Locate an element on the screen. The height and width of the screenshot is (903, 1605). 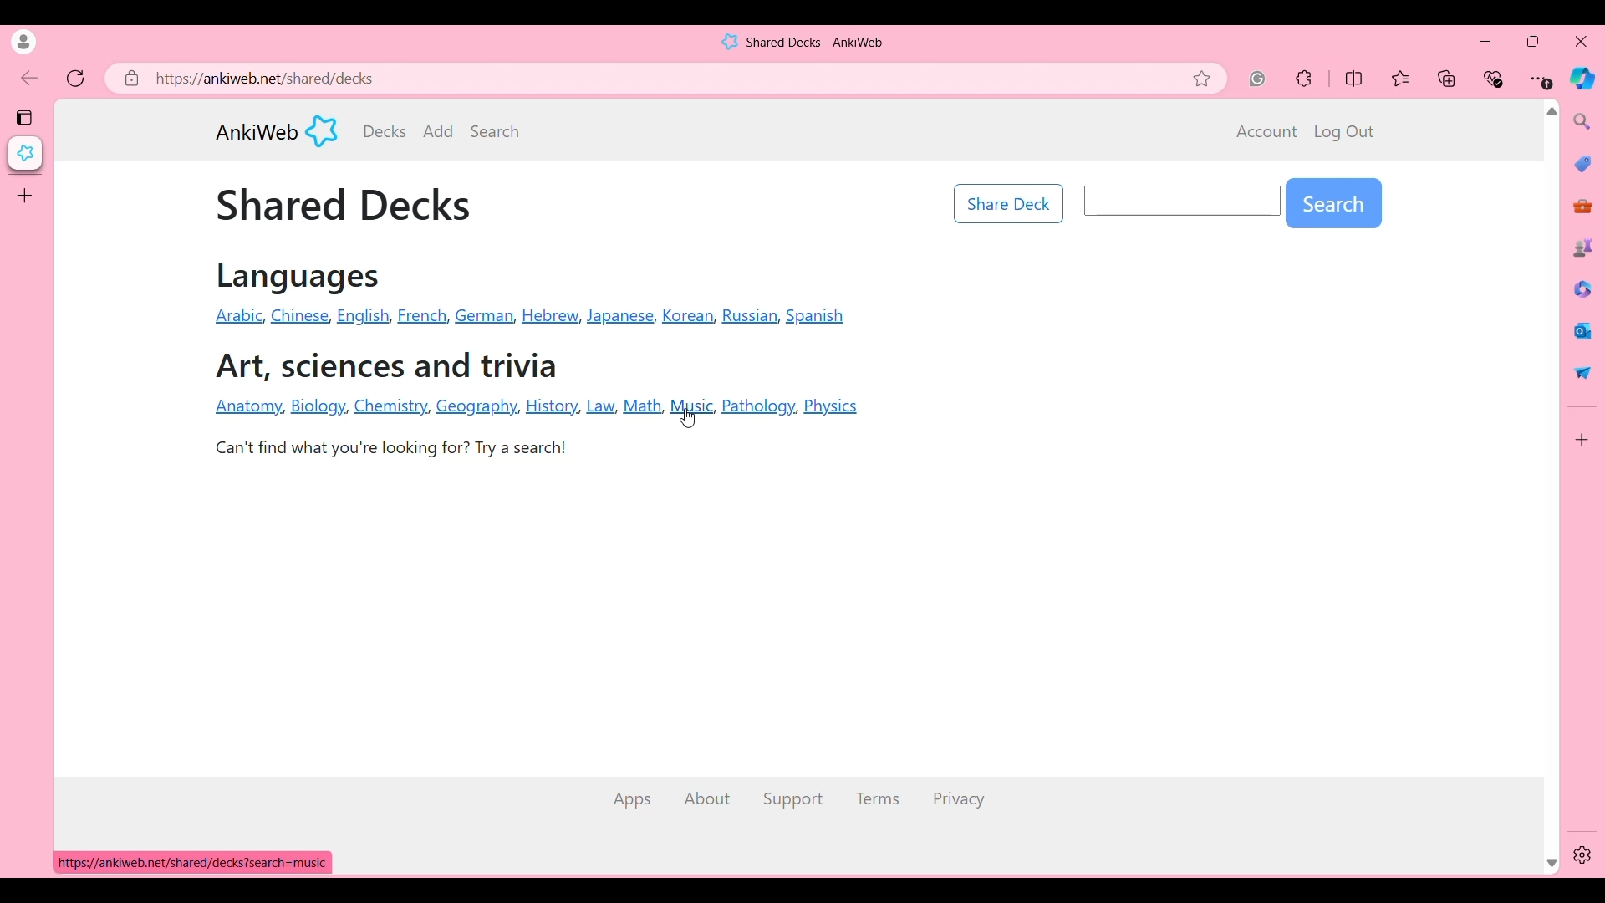
Browser settings is located at coordinates (1541, 79).